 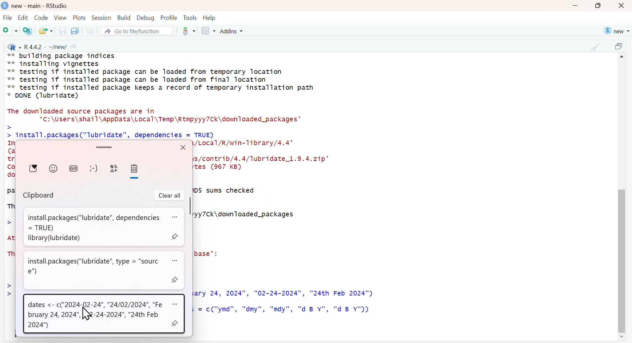 I want to click on pin, so click(x=175, y=322).